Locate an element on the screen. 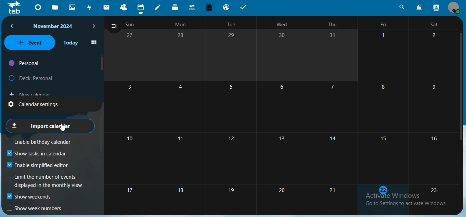 This screenshot has width=466, height=217. limit the number of events displayed in the monthly view is located at coordinates (46, 181).